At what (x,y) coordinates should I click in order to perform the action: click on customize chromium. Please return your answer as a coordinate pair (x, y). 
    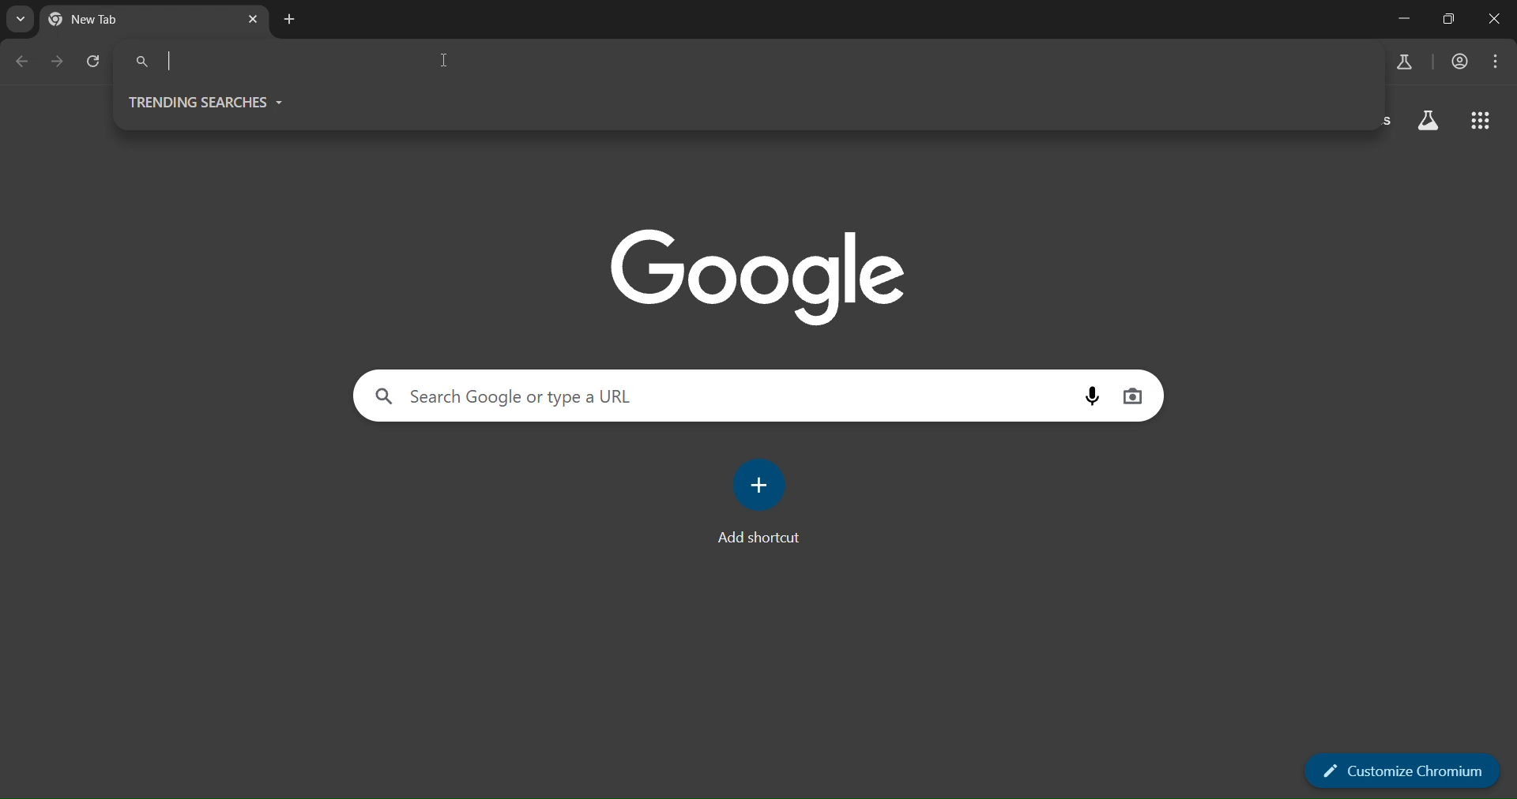
    Looking at the image, I should click on (1405, 770).